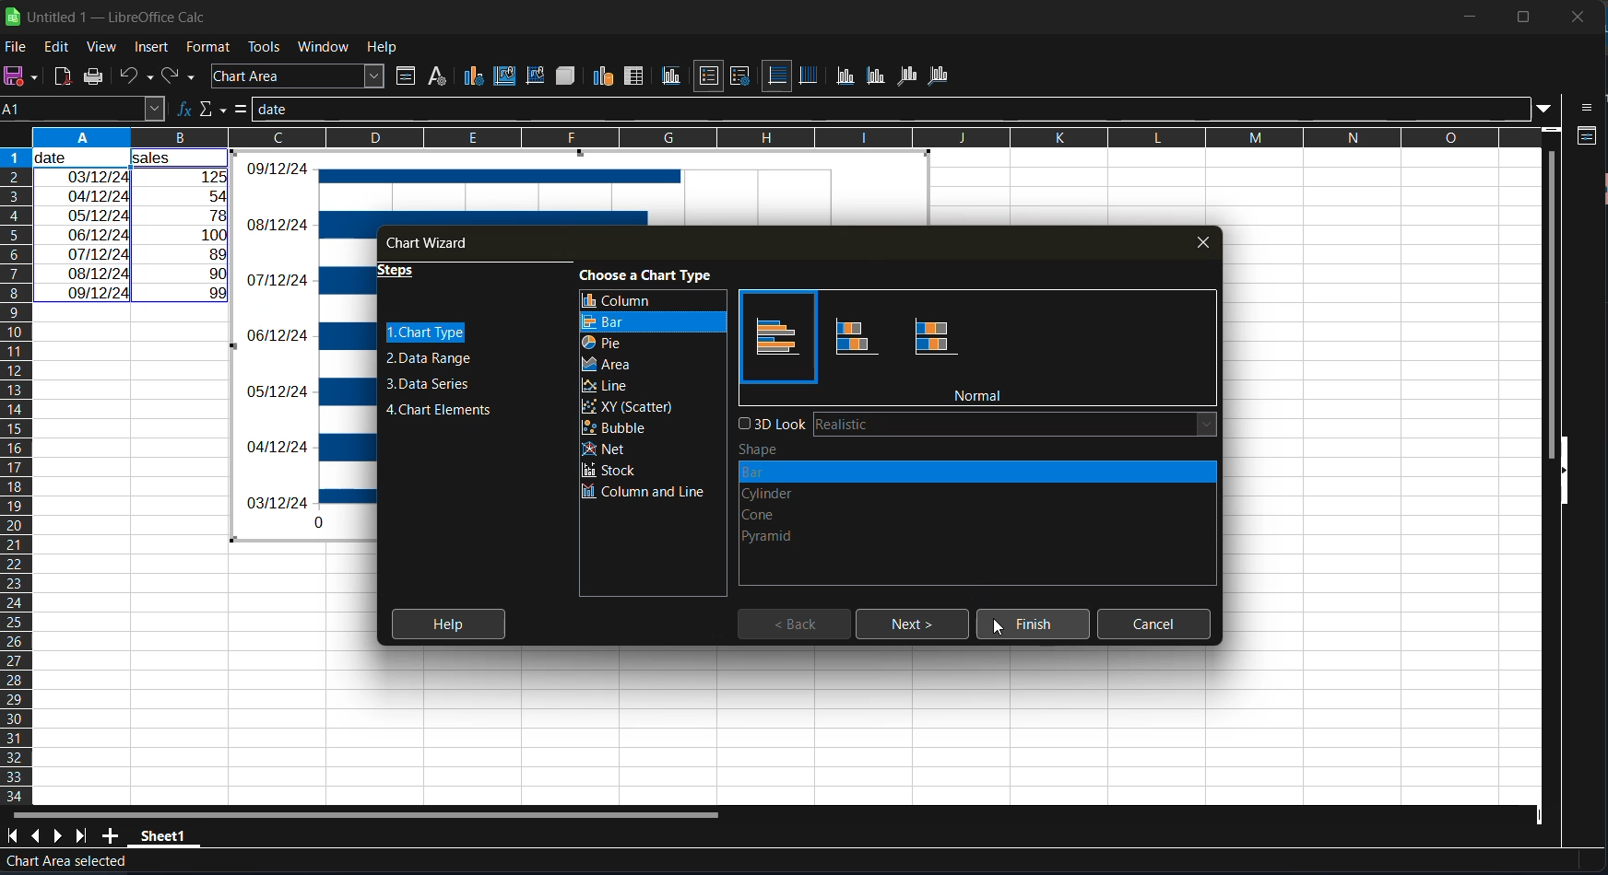 This screenshot has height=875, width=1608. Describe the element at coordinates (301, 76) in the screenshot. I see `select chart element` at that location.